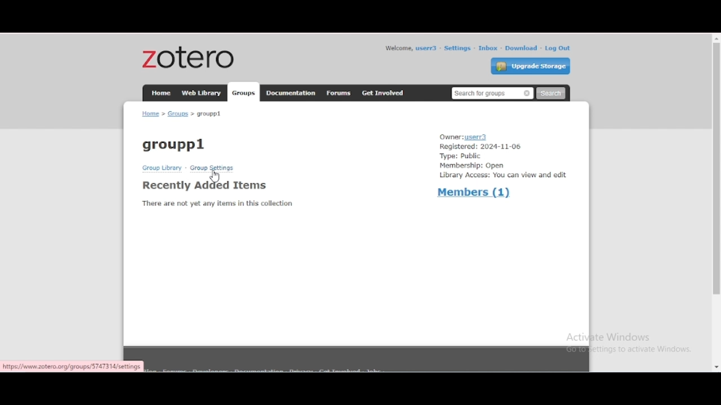 The image size is (721, 405). I want to click on registered date, so click(481, 146).